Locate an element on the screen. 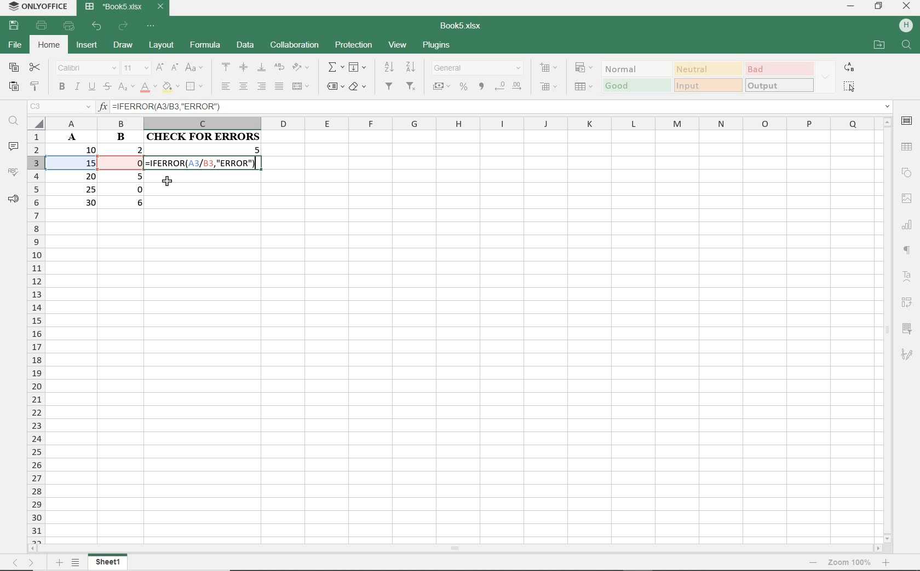  PIVOT TABLE is located at coordinates (906, 303).